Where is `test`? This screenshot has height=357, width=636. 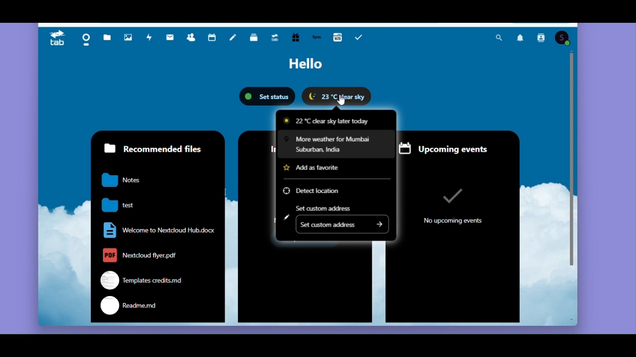 test is located at coordinates (116, 205).